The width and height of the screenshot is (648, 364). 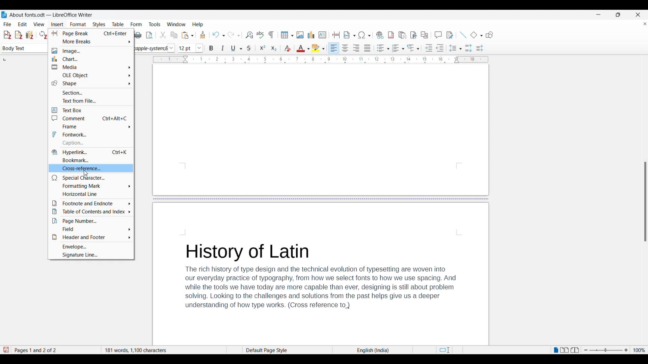 I want to click on Current basic shape and other basic shape options, so click(x=476, y=35).